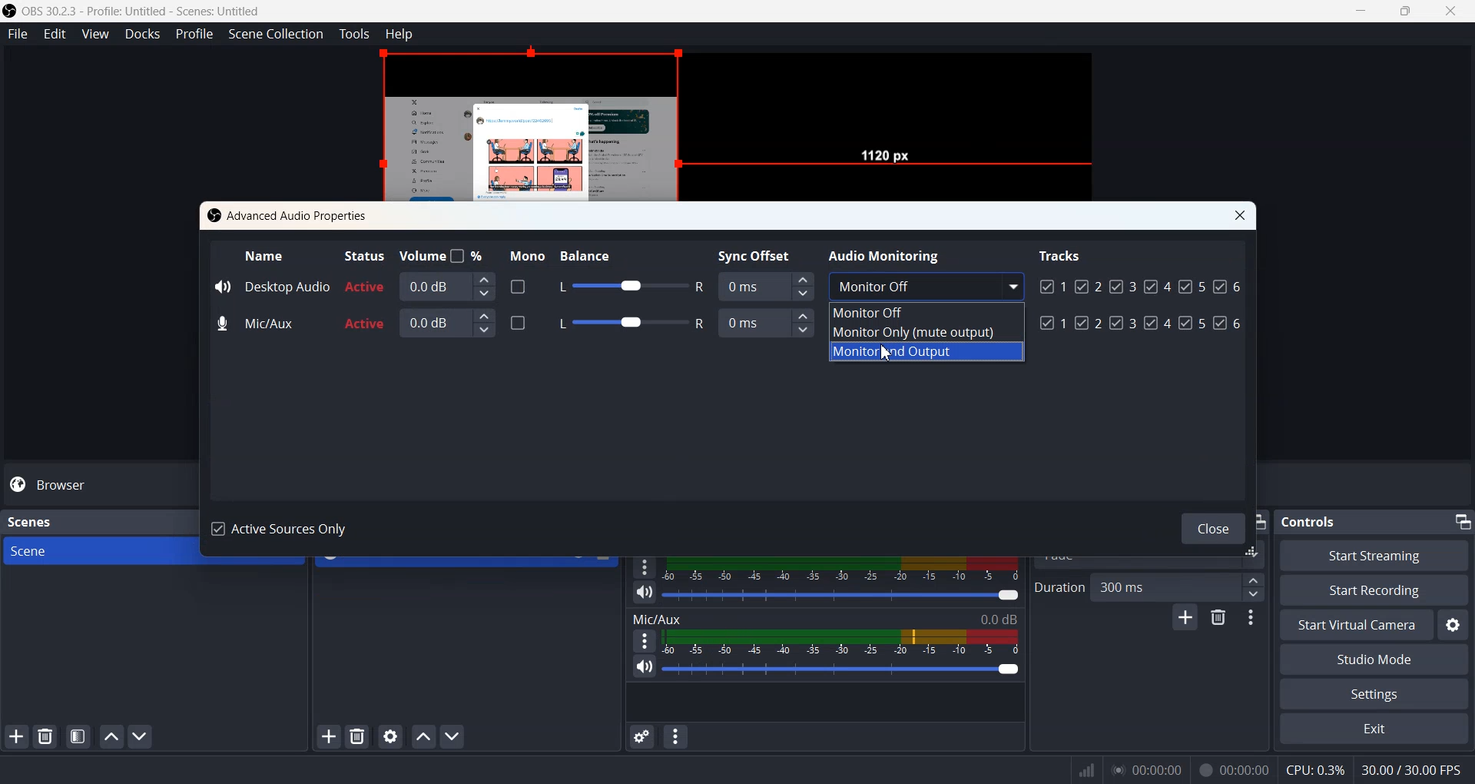 This screenshot has height=784, width=1475. What do you see at coordinates (767, 323) in the screenshot?
I see `Sync Offset ` at bounding box center [767, 323].